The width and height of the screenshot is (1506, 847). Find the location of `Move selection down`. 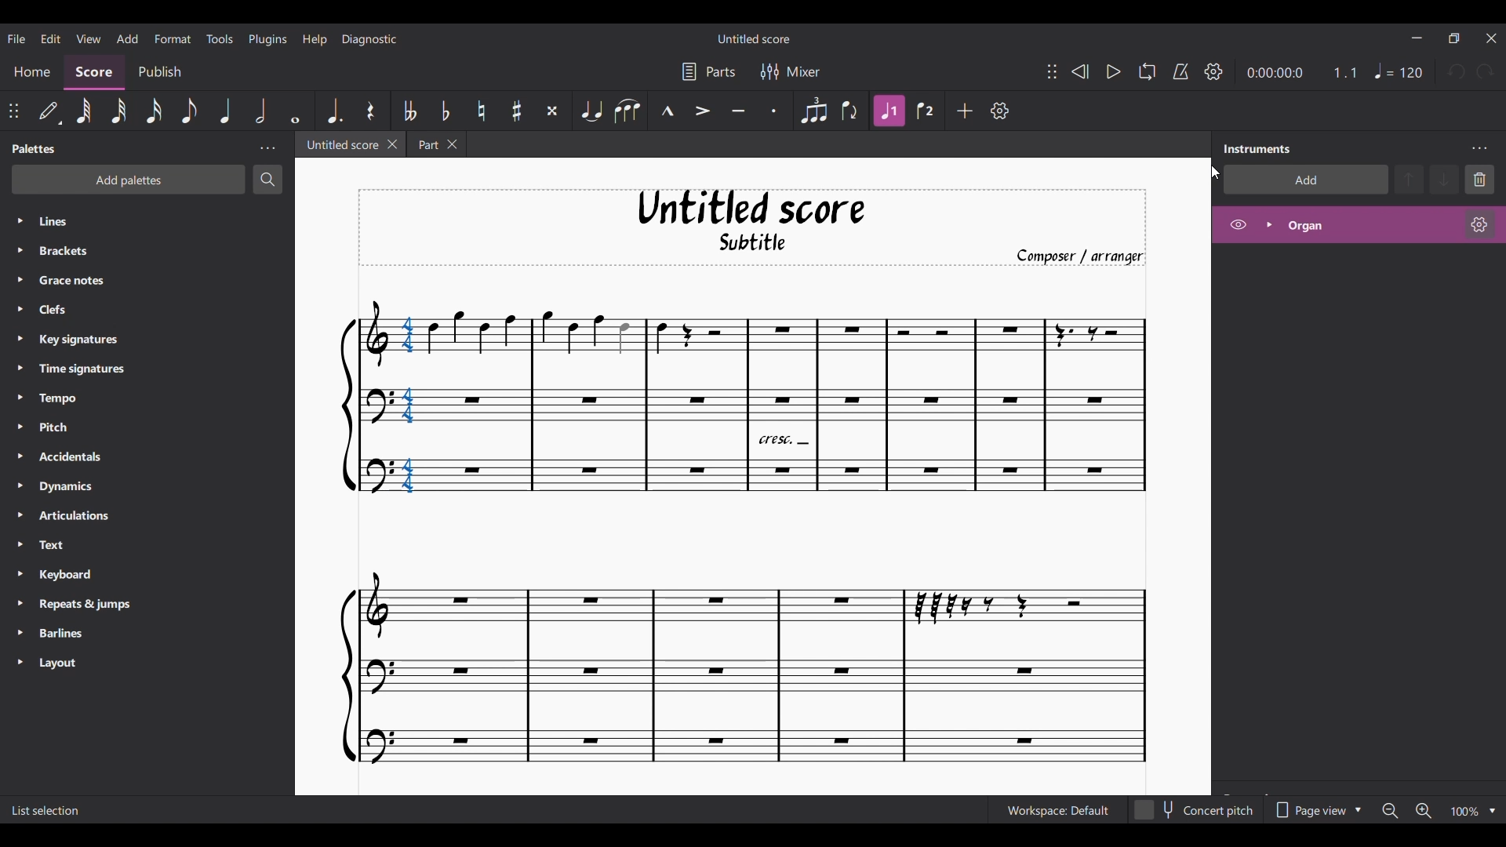

Move selection down is located at coordinates (1445, 179).